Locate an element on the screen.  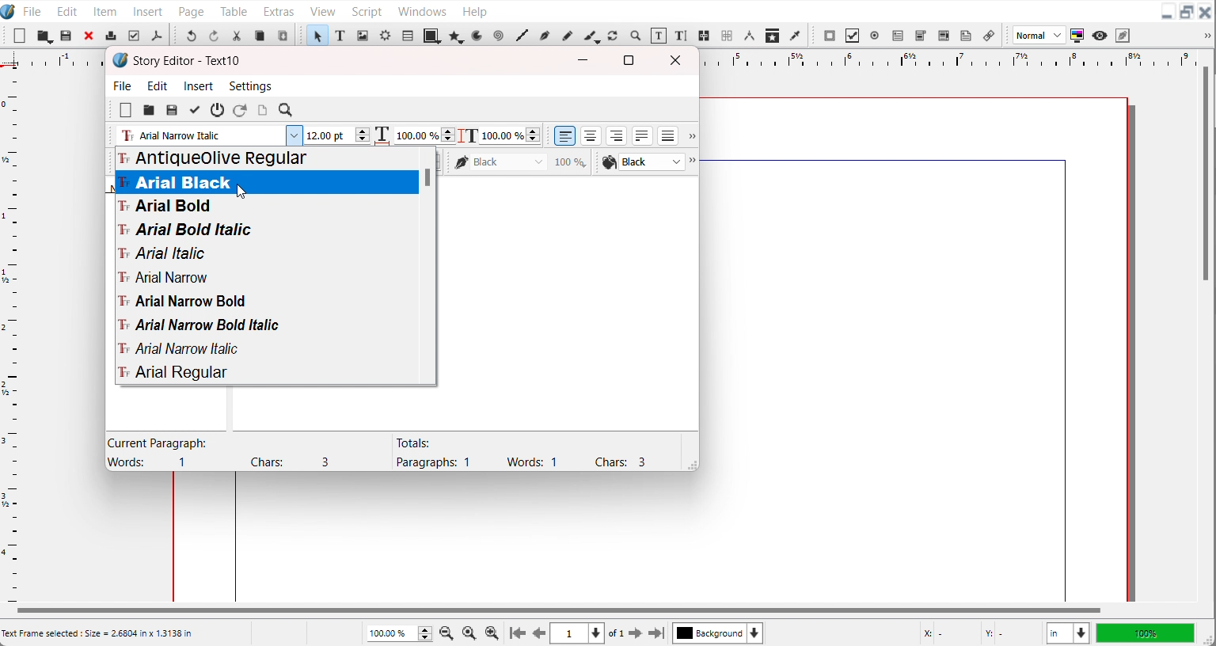
Arc is located at coordinates (478, 35).